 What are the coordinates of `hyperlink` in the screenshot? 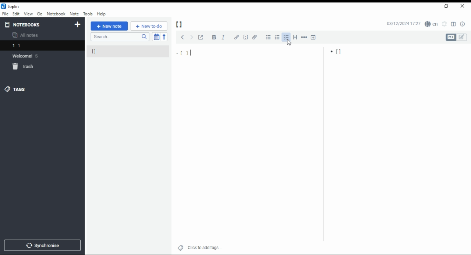 It's located at (236, 37).